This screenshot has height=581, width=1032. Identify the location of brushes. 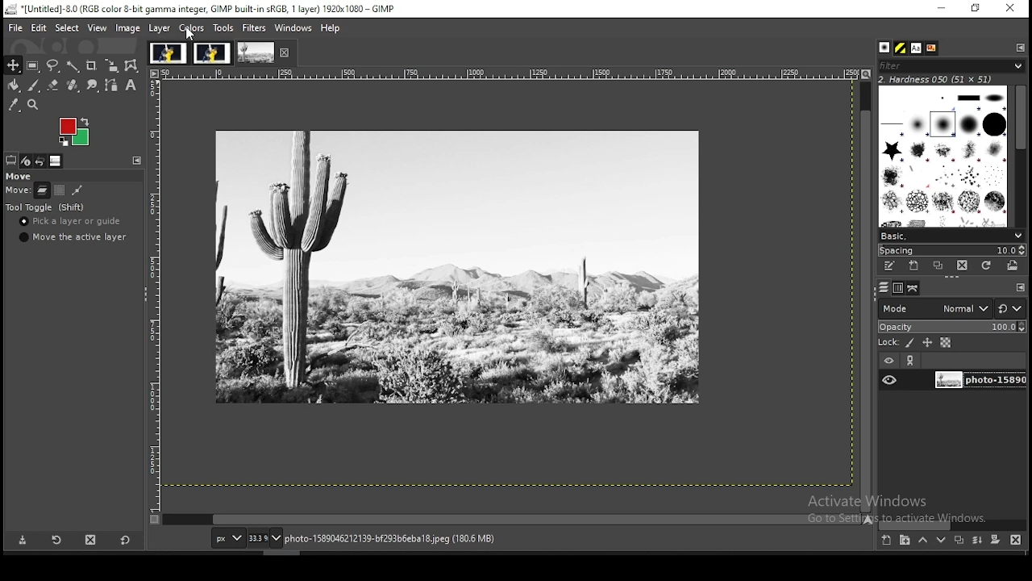
(886, 48).